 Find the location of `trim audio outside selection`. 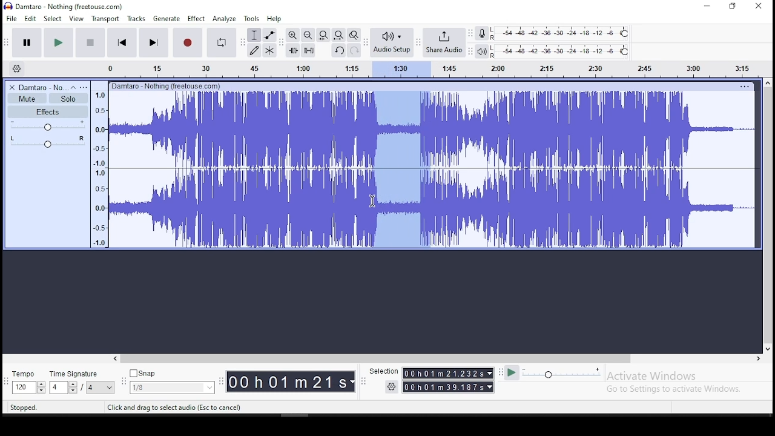

trim audio outside selection is located at coordinates (294, 50).